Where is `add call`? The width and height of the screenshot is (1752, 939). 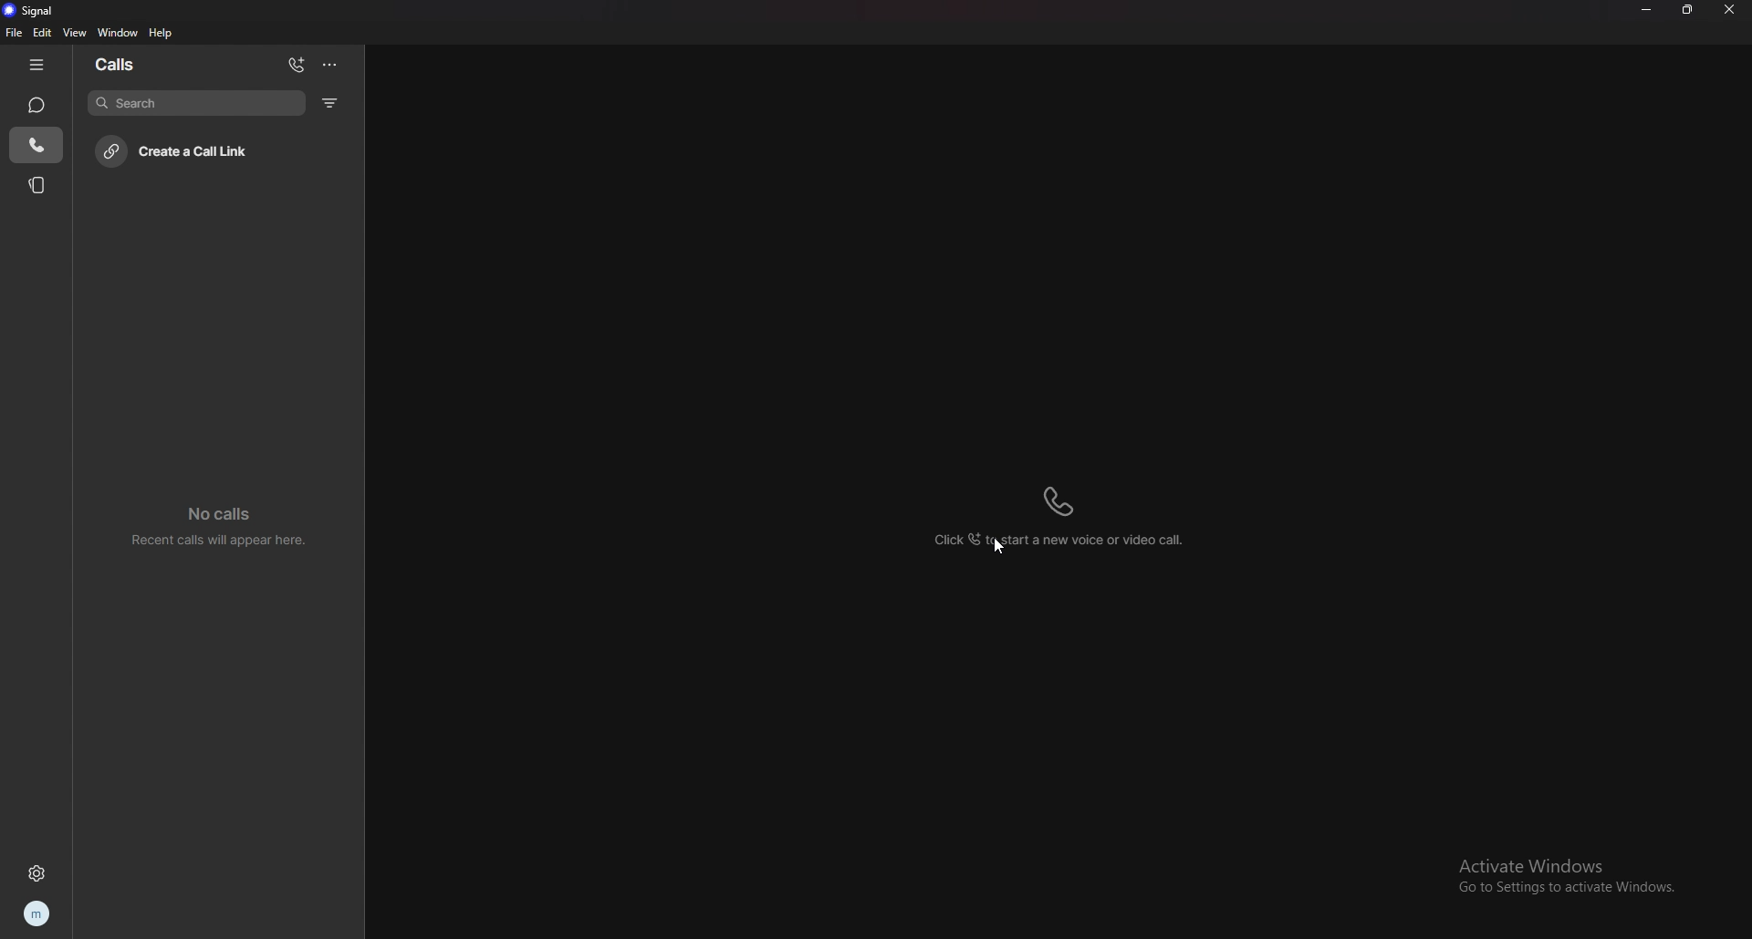
add call is located at coordinates (298, 62).